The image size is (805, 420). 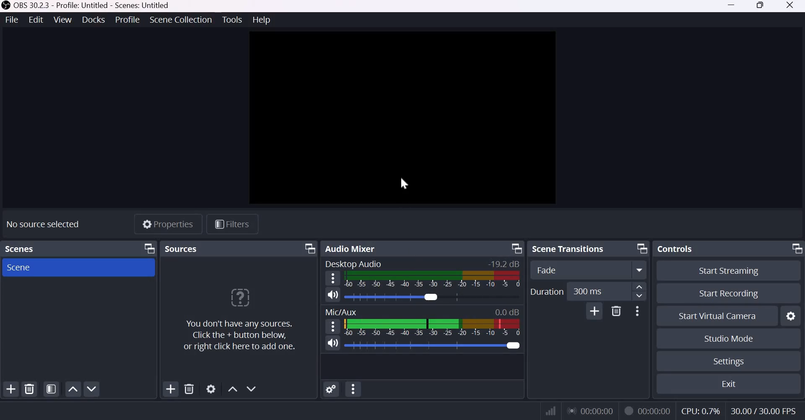 What do you see at coordinates (88, 5) in the screenshot?
I see `OBS 30.2.3 - Profile Untitled - Scenes untitled` at bounding box center [88, 5].